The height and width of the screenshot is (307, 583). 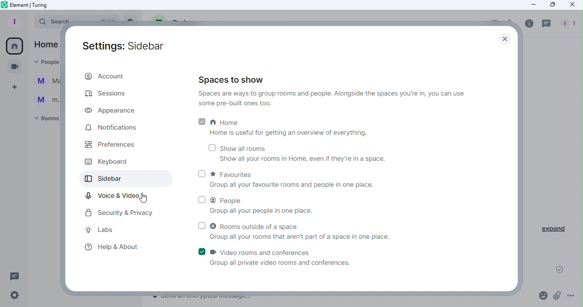 What do you see at coordinates (301, 232) in the screenshot?
I see `Rooms outside of a space` at bounding box center [301, 232].